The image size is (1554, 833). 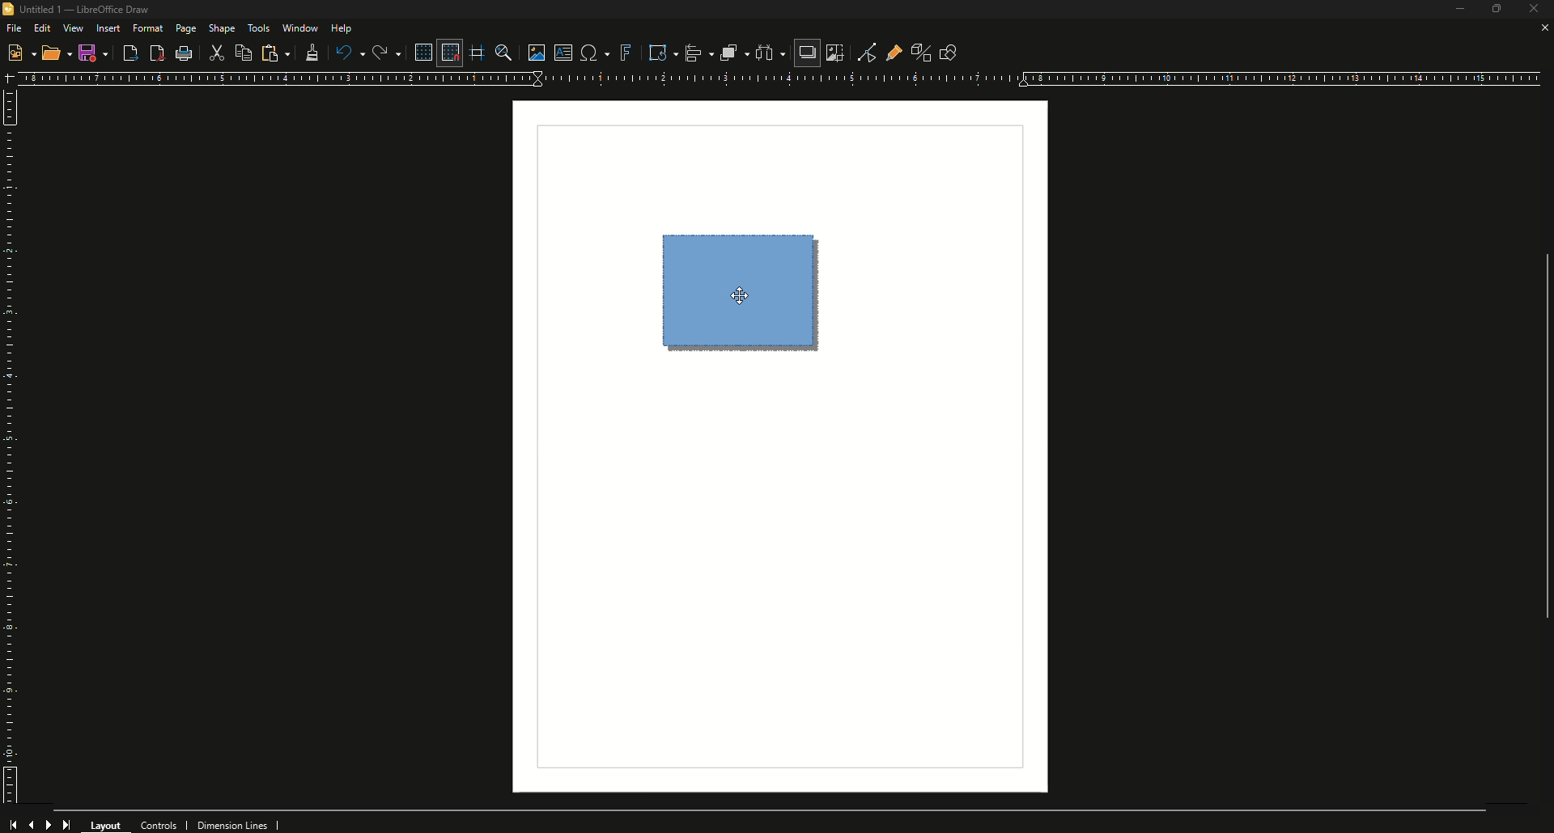 I want to click on Toggle Extrusion, so click(x=915, y=50).